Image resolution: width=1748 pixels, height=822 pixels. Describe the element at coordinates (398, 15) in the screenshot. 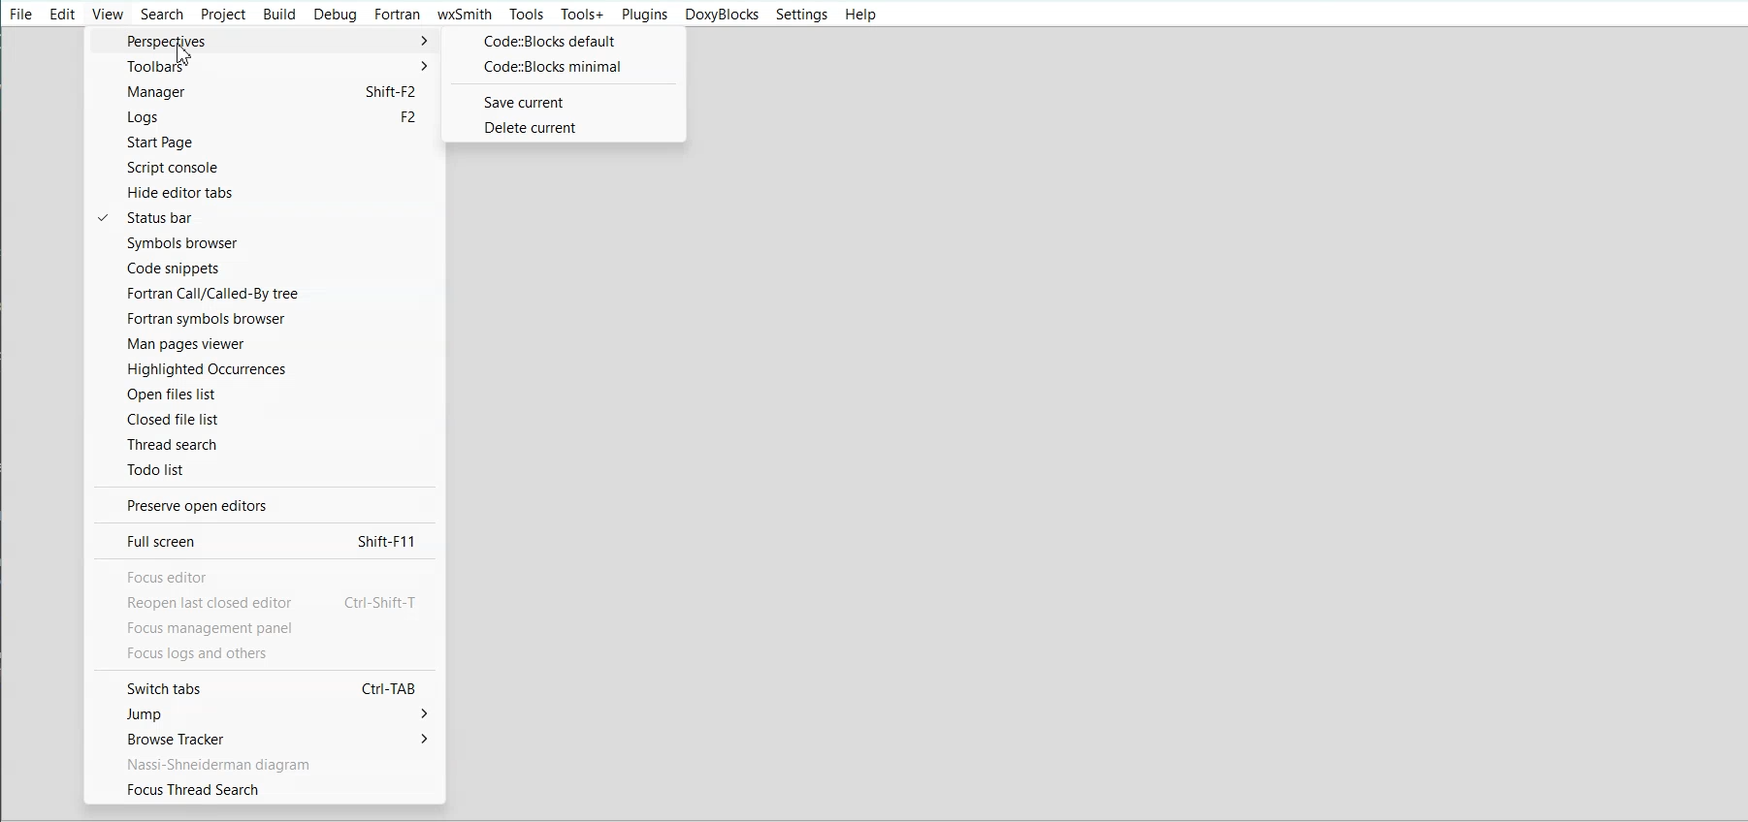

I see `Fortran` at that location.